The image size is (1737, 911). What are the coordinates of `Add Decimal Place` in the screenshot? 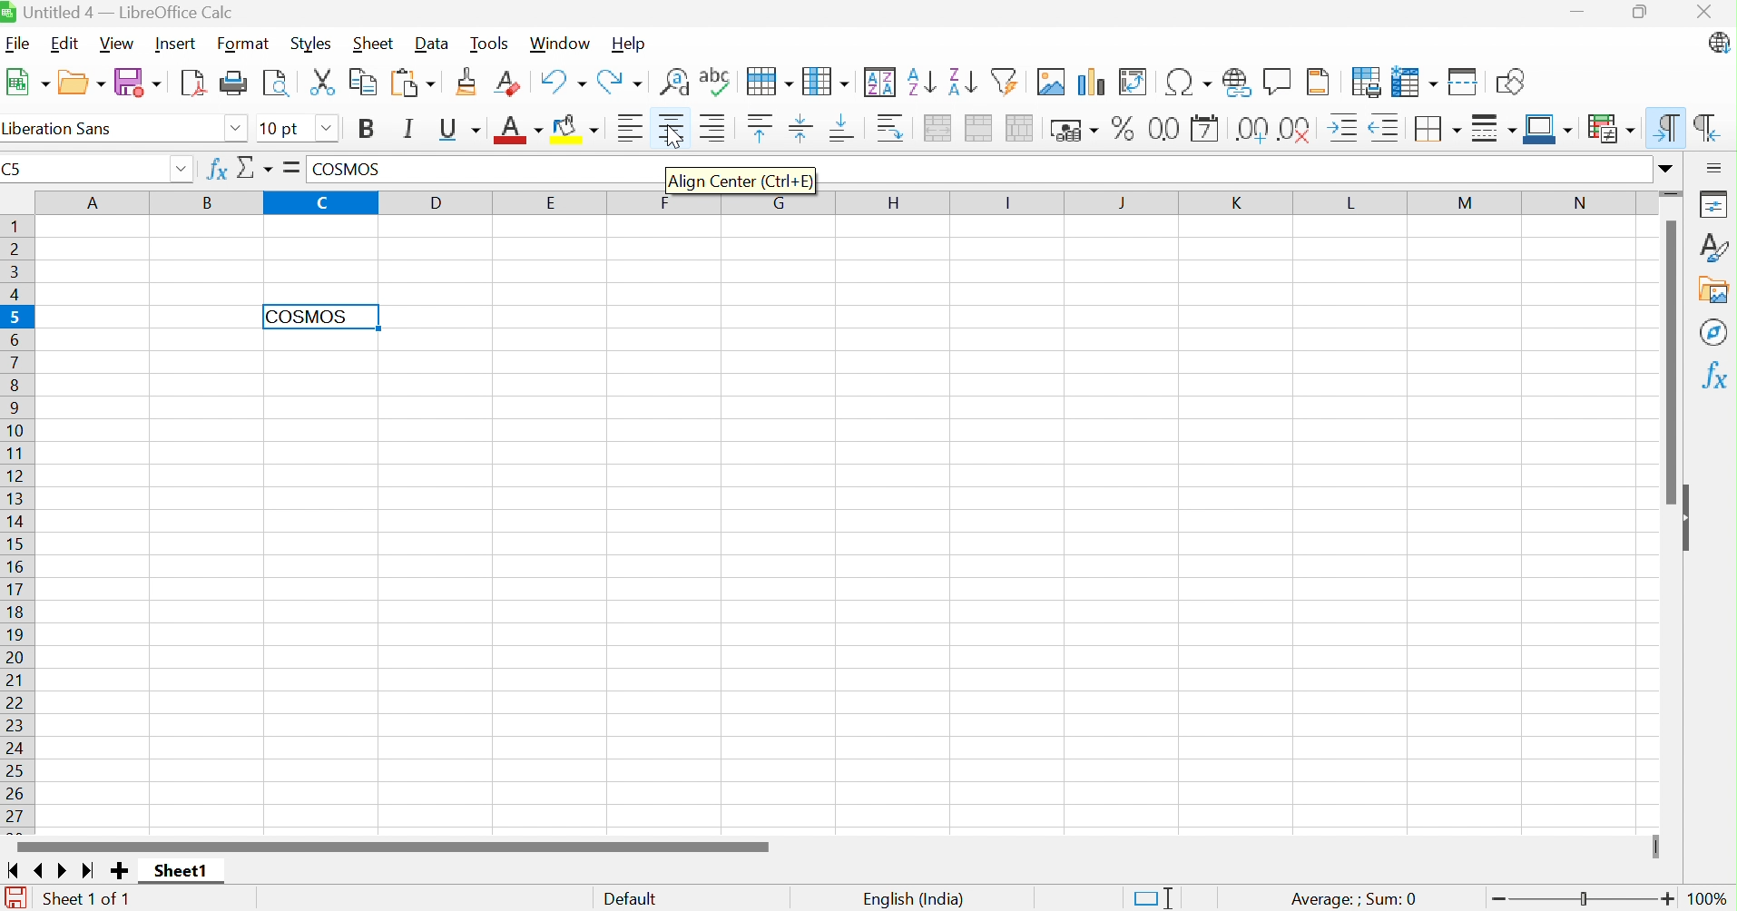 It's located at (1251, 130).